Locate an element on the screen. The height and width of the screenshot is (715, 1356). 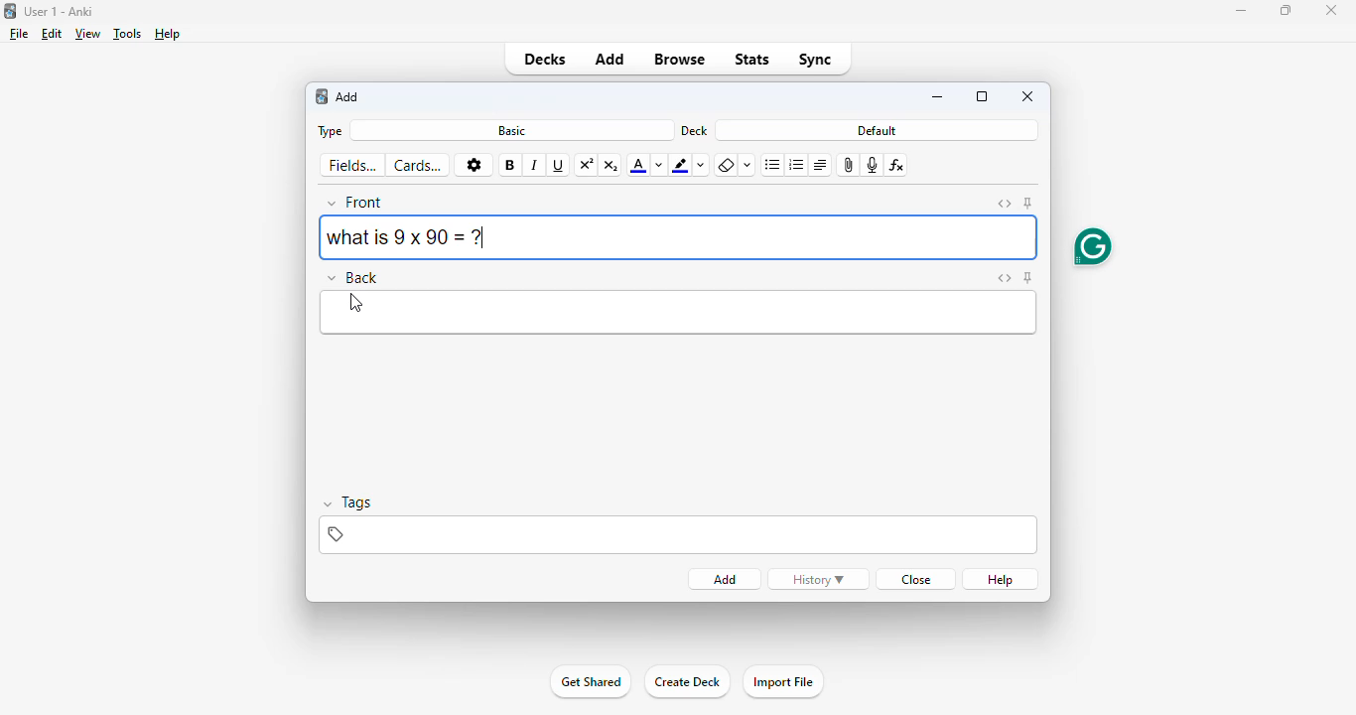
subscript is located at coordinates (611, 165).